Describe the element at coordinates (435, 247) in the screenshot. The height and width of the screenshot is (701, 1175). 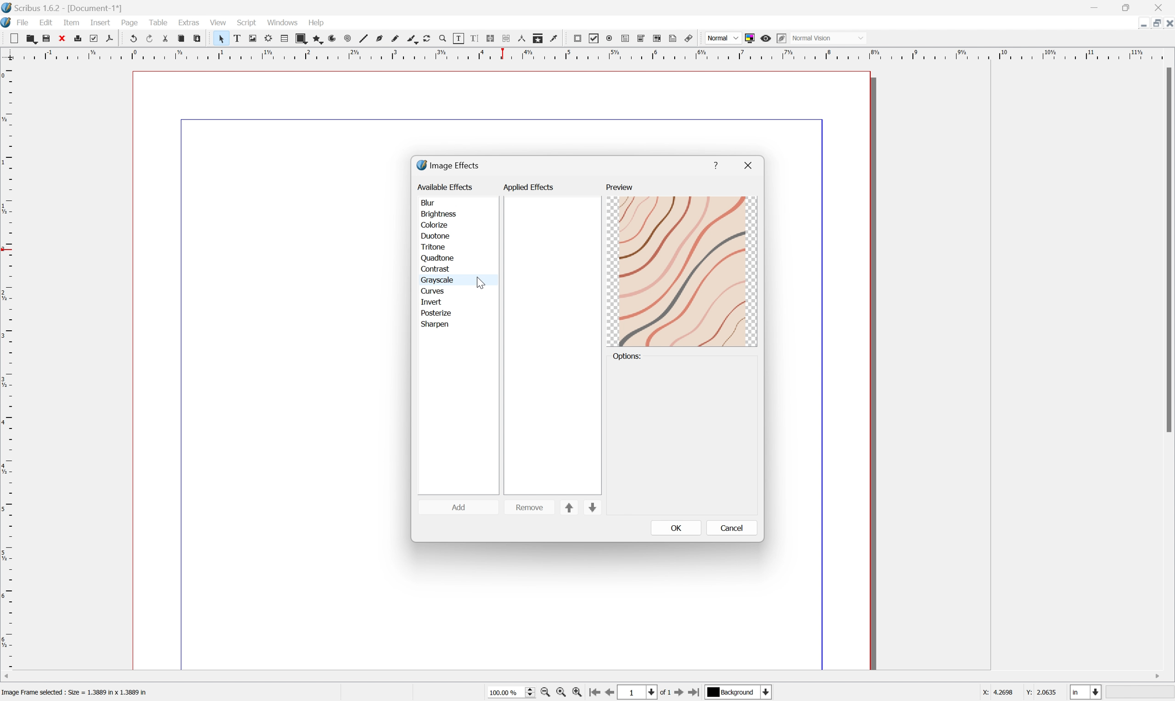
I see `tritone` at that location.